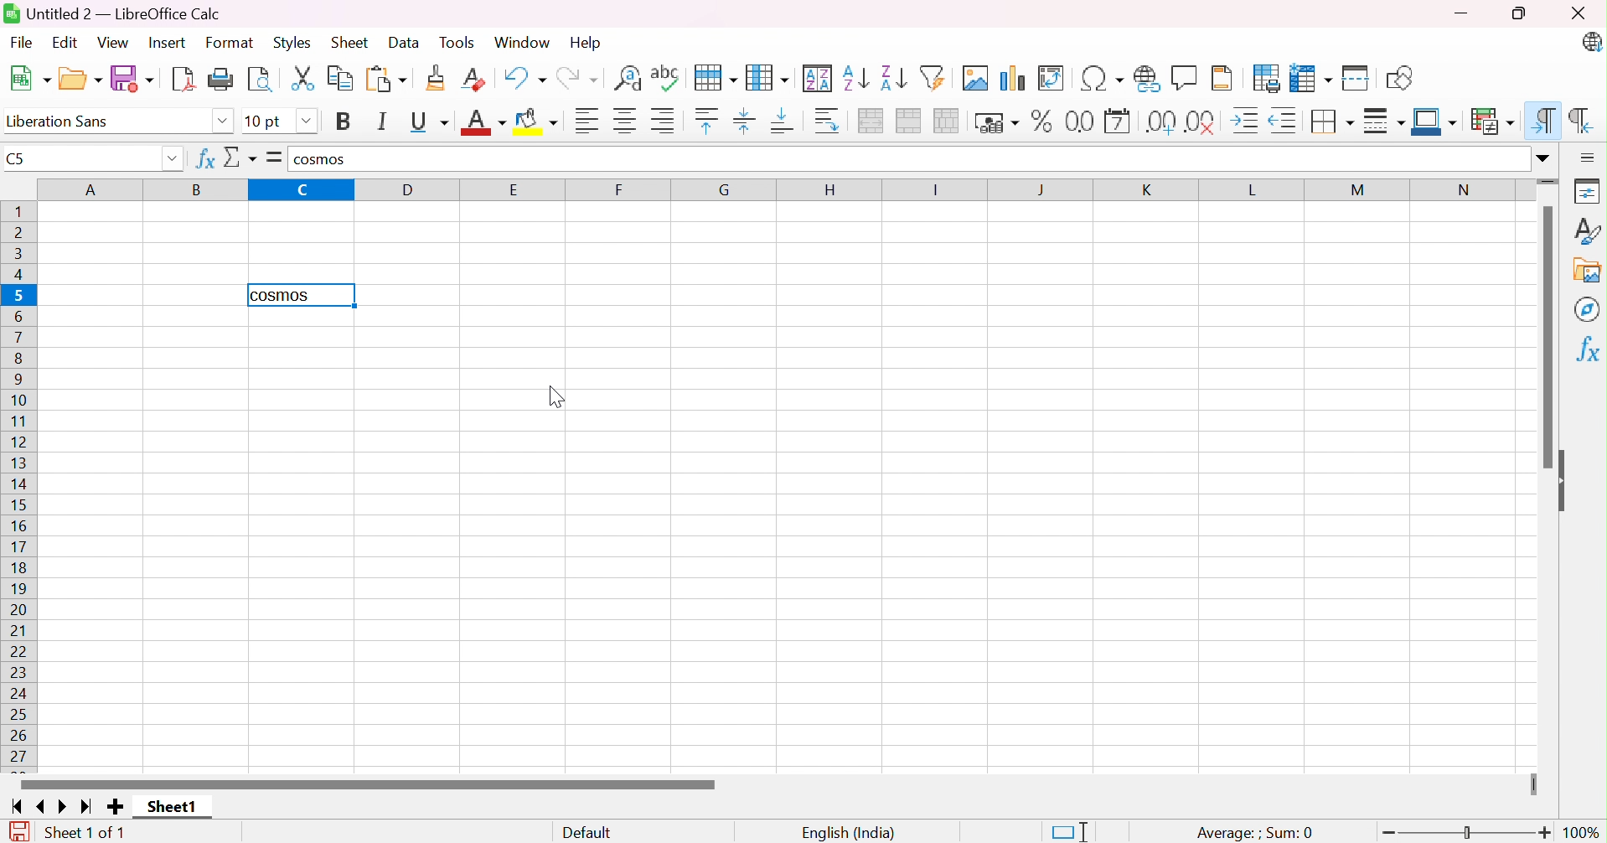 Image resolution: width=1607 pixels, height=843 pixels. I want to click on Right-To-Left, so click(1584, 122).